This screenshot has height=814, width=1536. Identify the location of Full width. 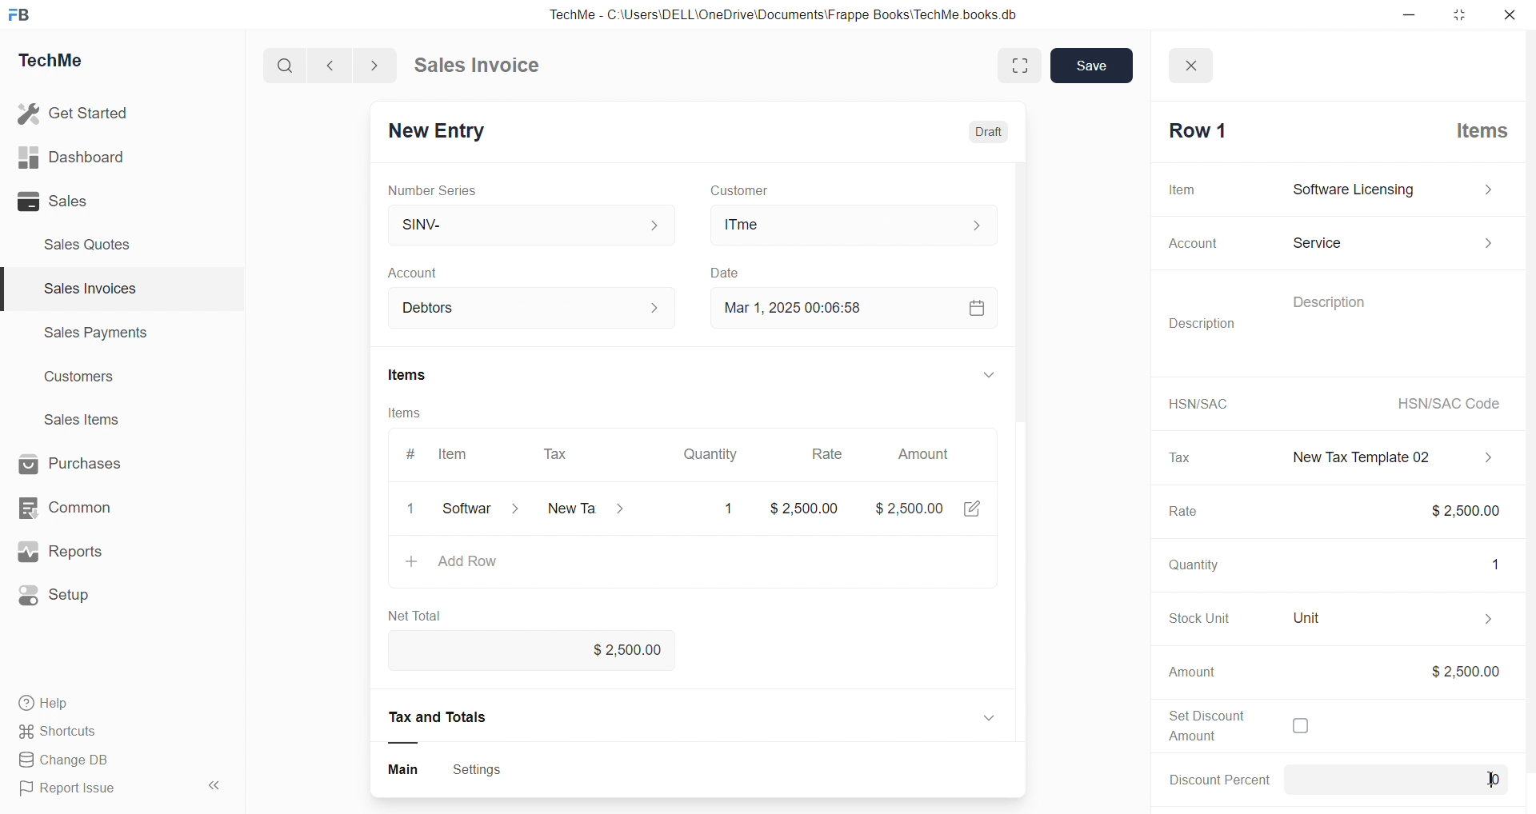
(1006, 64).